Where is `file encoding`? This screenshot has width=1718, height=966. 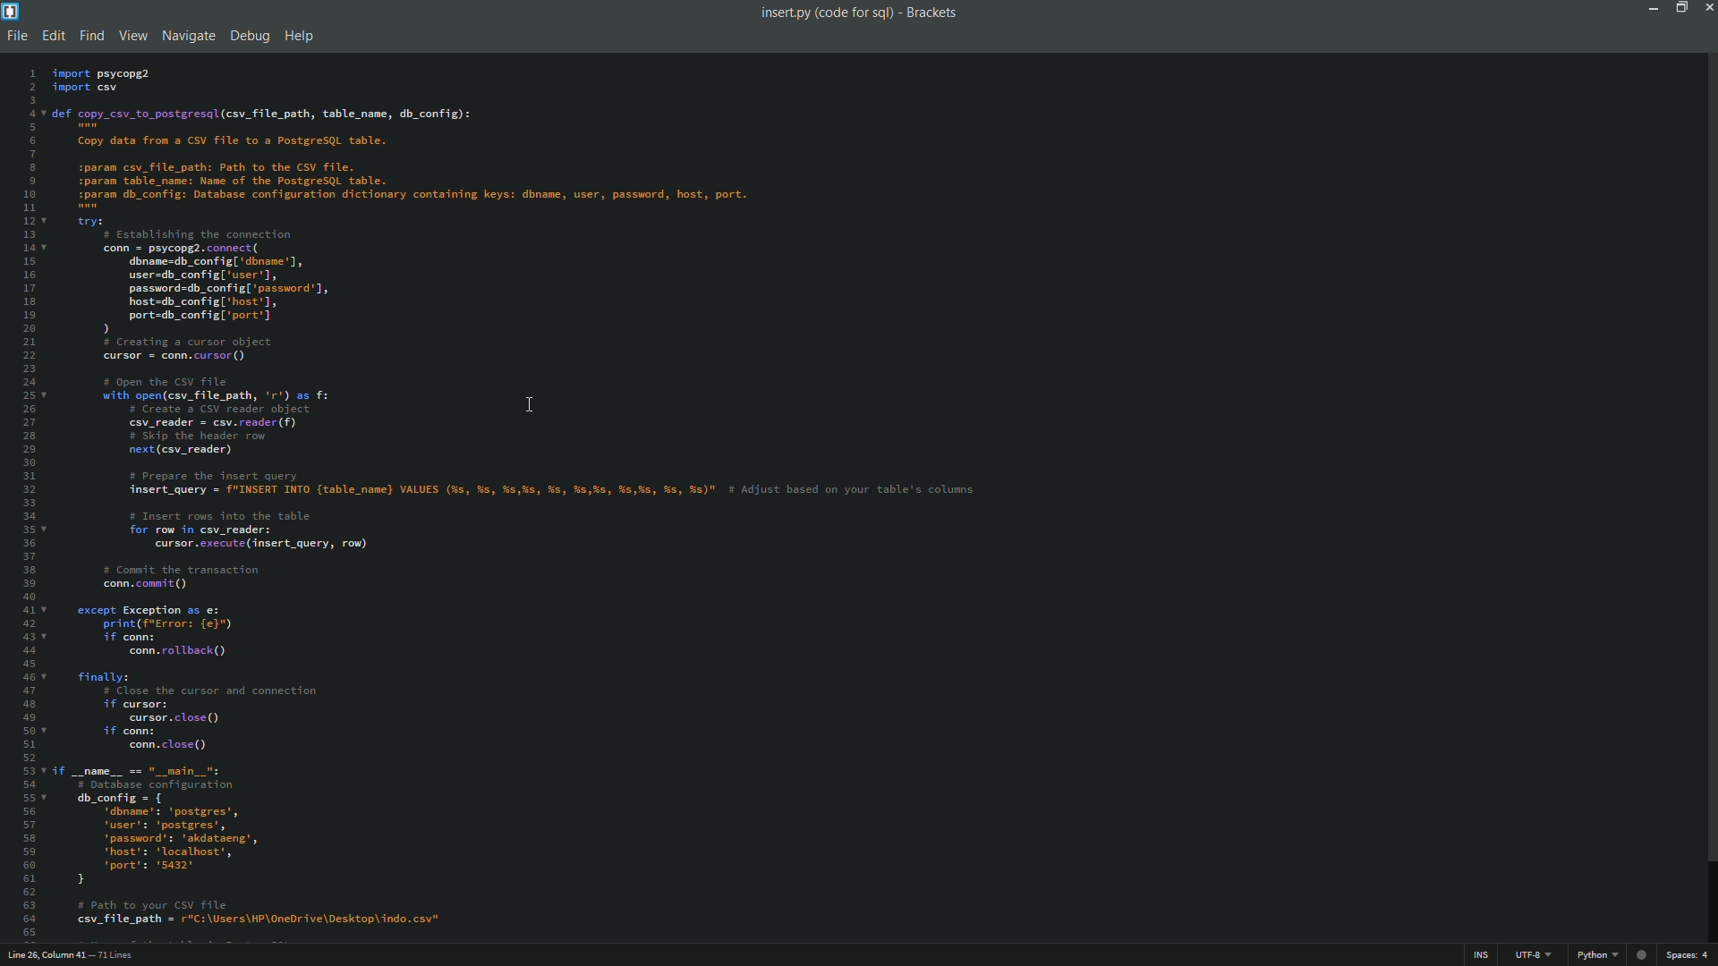 file encoding is located at coordinates (1535, 957).